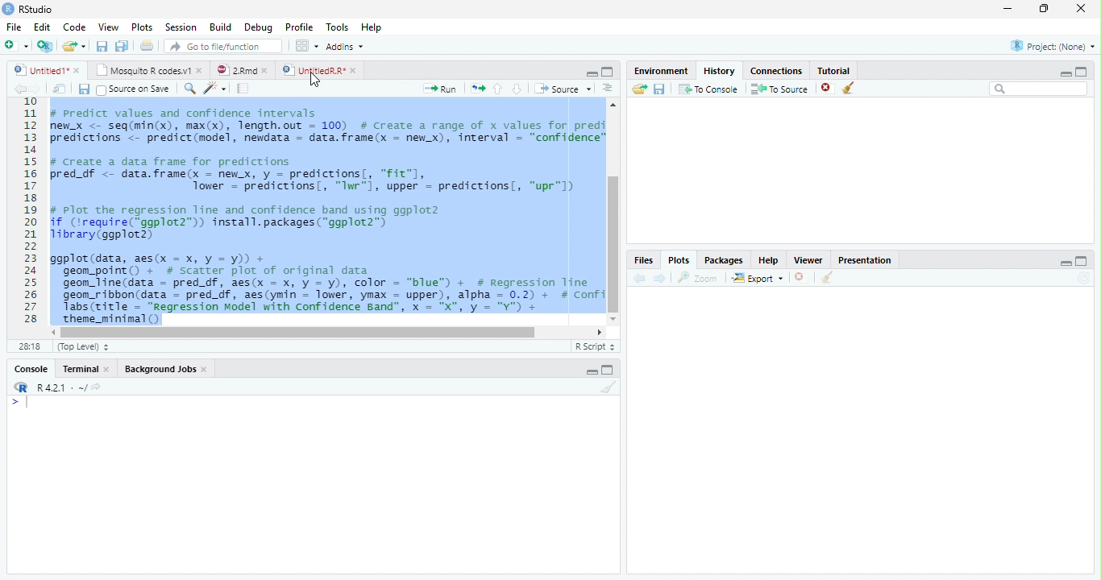 This screenshot has height=580, width=1101. What do you see at coordinates (639, 91) in the screenshot?
I see `Load workspace` at bounding box center [639, 91].